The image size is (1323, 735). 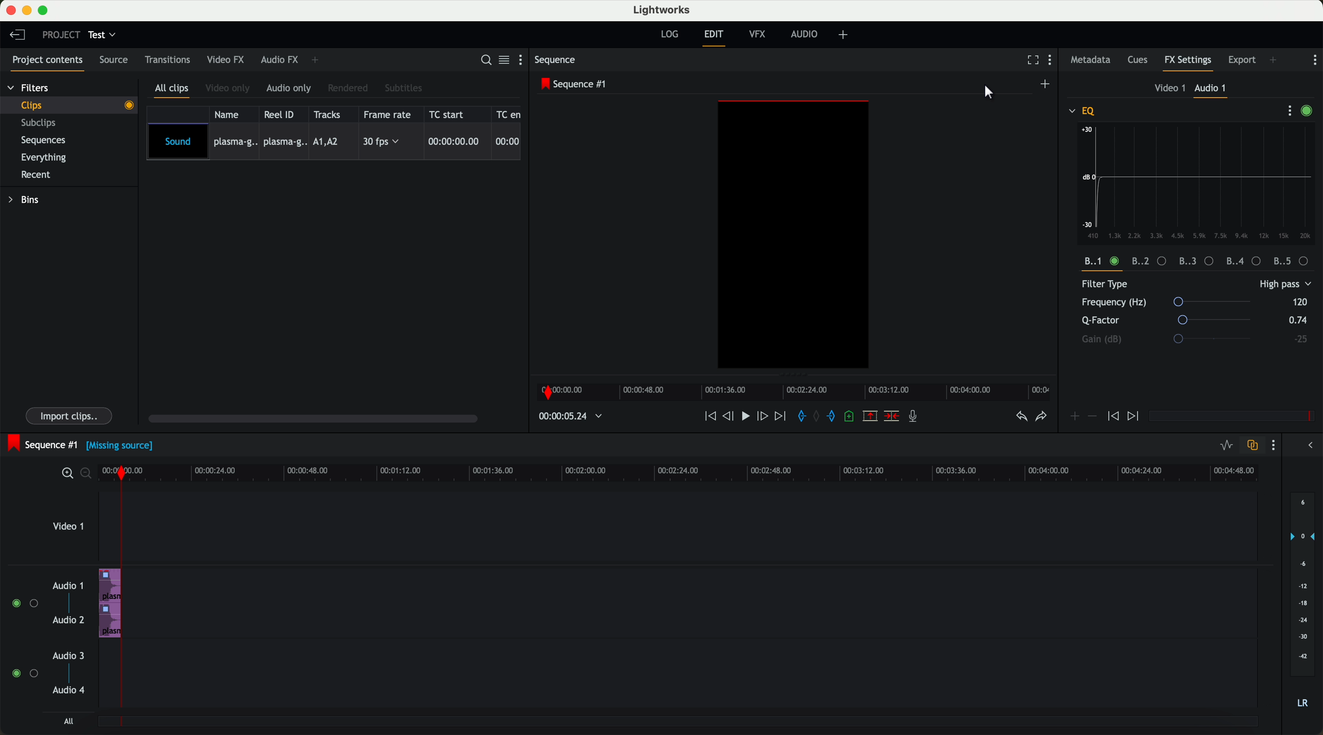 I want to click on data, so click(x=1199, y=262).